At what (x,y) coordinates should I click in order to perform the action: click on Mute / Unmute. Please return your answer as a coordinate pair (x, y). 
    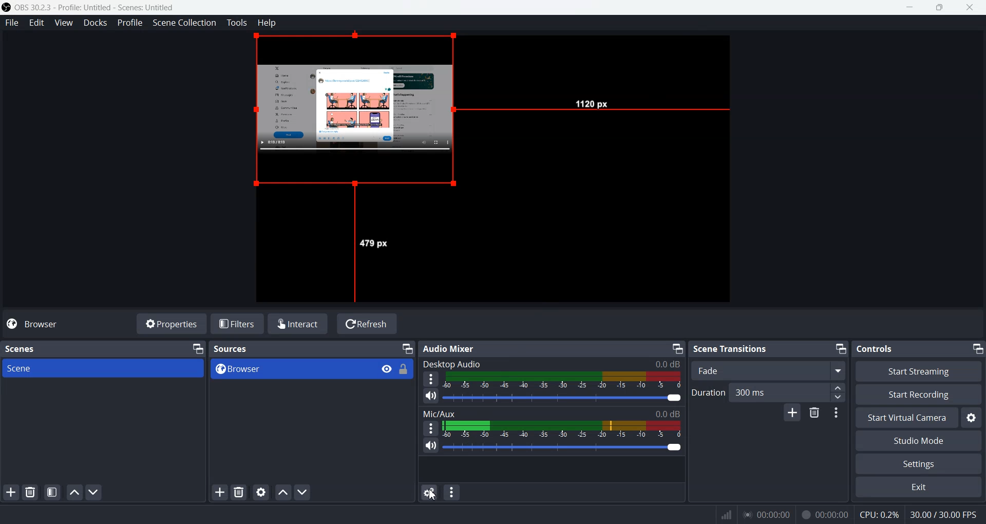
    Looking at the image, I should click on (431, 446).